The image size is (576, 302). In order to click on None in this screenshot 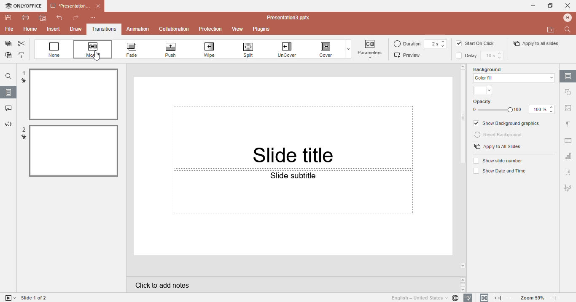, I will do `click(54, 50)`.